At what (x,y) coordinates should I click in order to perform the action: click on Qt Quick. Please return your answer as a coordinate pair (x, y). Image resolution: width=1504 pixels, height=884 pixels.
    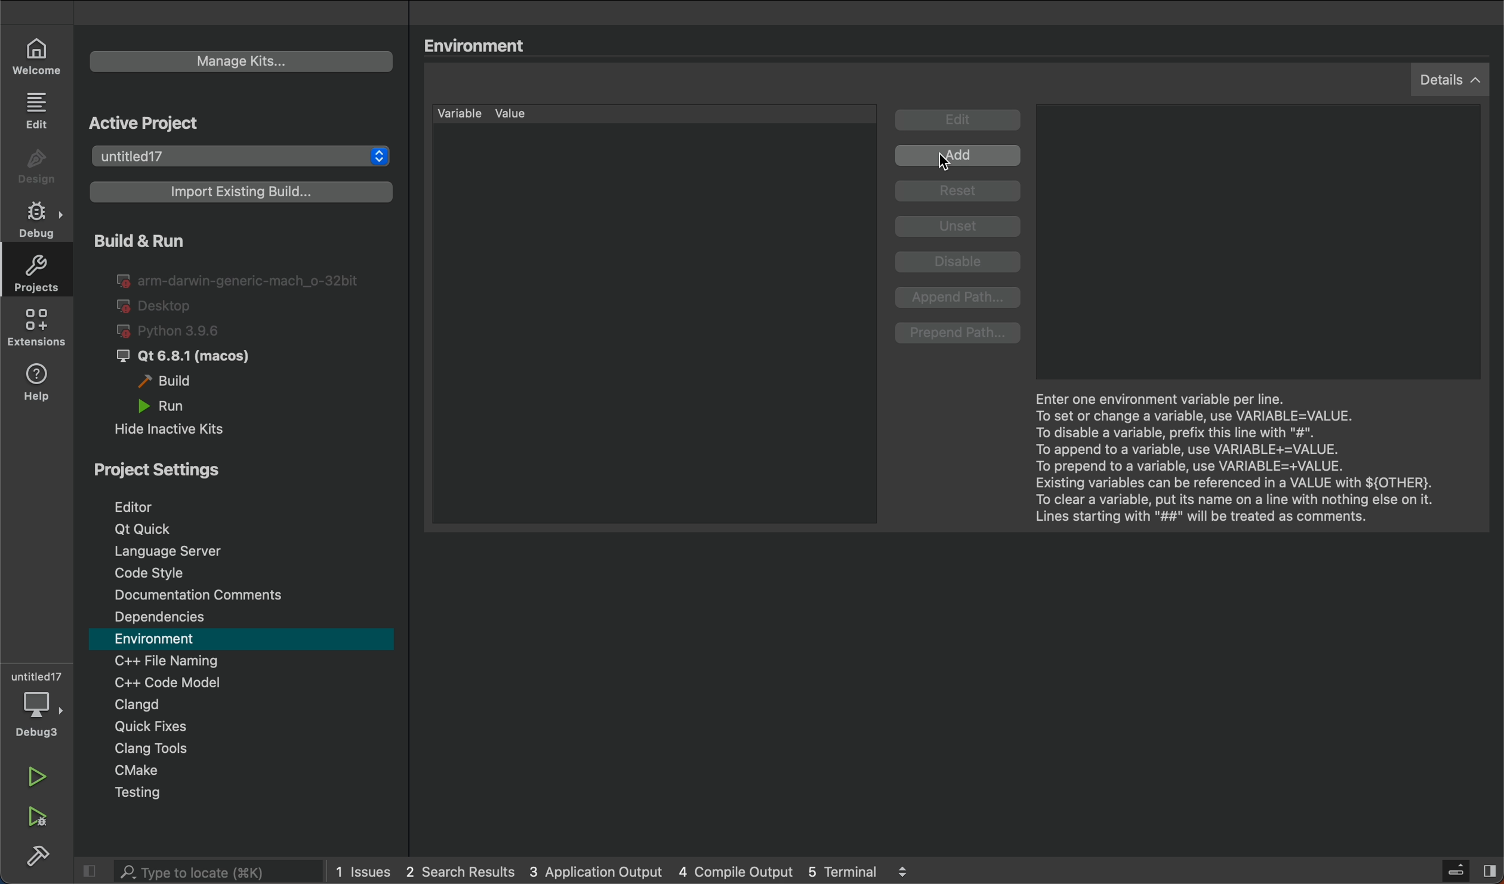
    Looking at the image, I should click on (250, 529).